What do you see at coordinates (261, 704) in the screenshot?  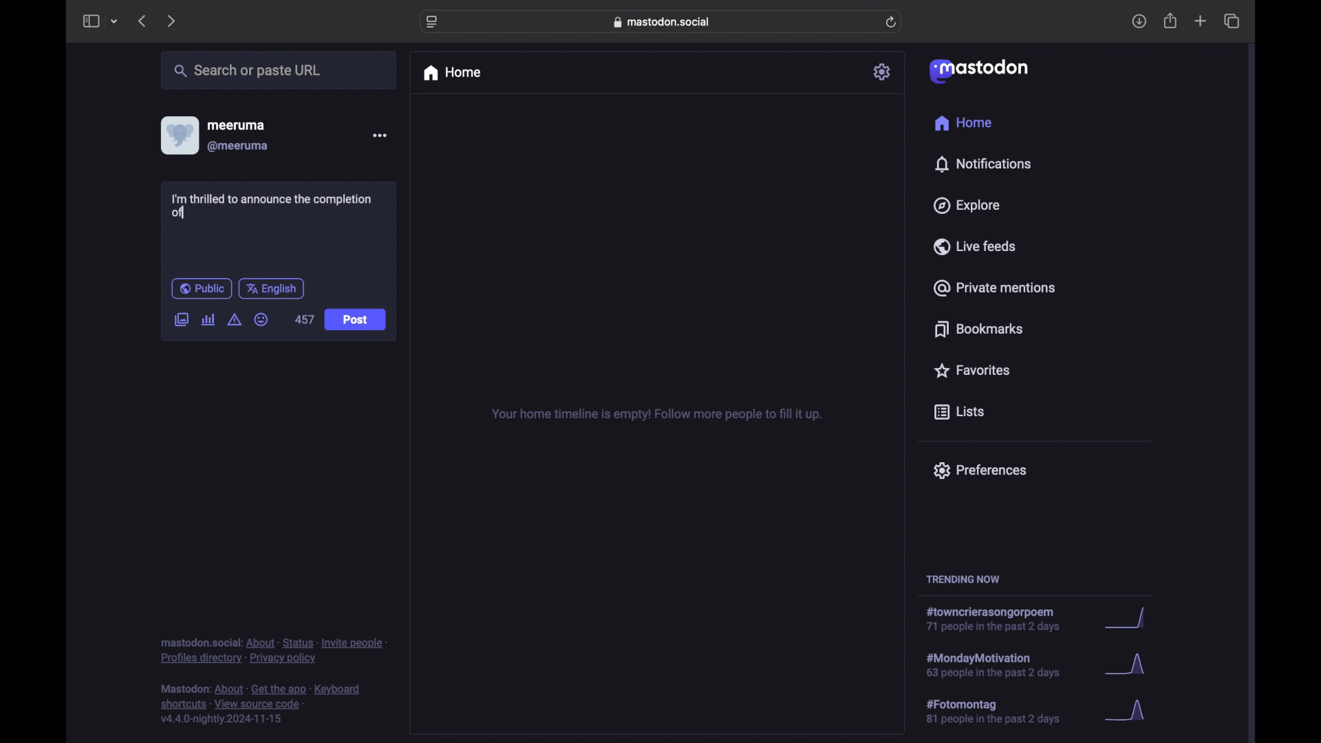 I see `footnote` at bounding box center [261, 704].